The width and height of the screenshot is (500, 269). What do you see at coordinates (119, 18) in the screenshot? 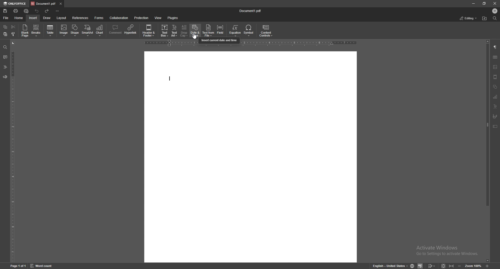
I see `collaboration` at bounding box center [119, 18].